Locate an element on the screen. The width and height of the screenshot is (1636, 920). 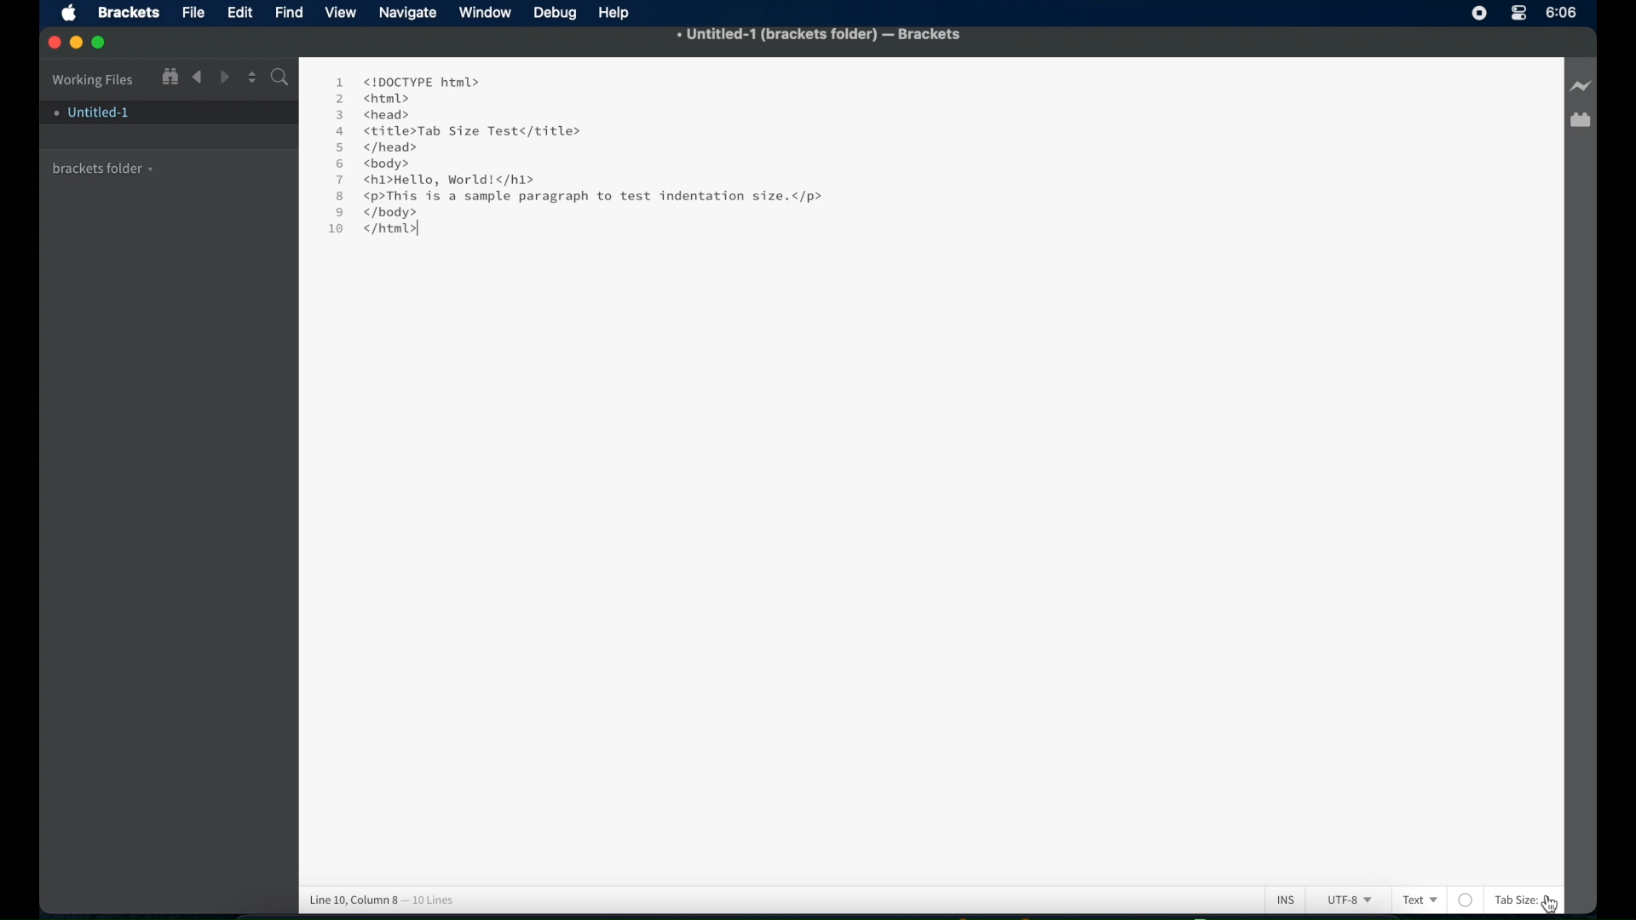
Icon is located at coordinates (73, 14).